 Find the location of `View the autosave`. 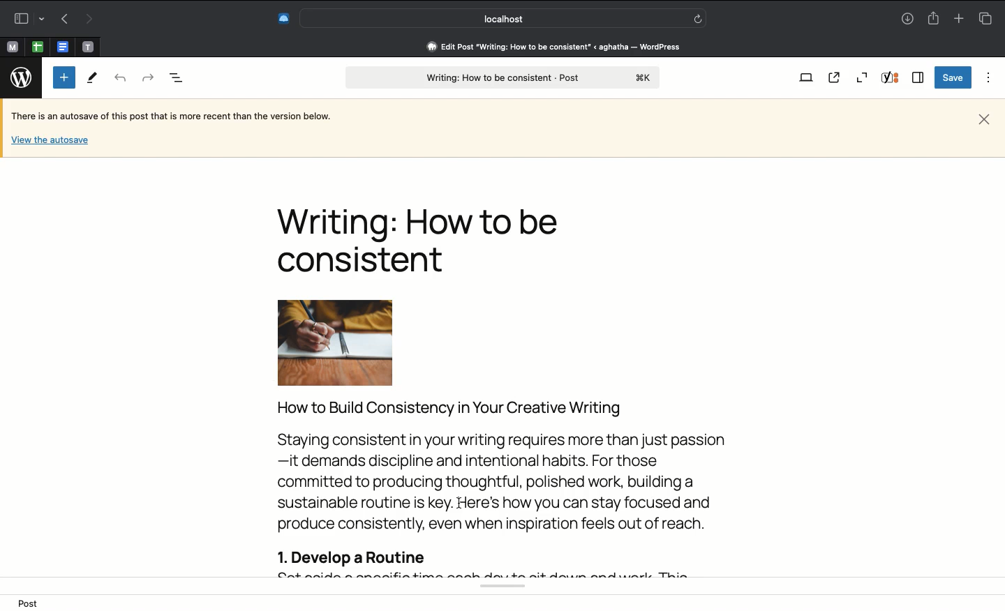

View the autosave is located at coordinates (50, 139).